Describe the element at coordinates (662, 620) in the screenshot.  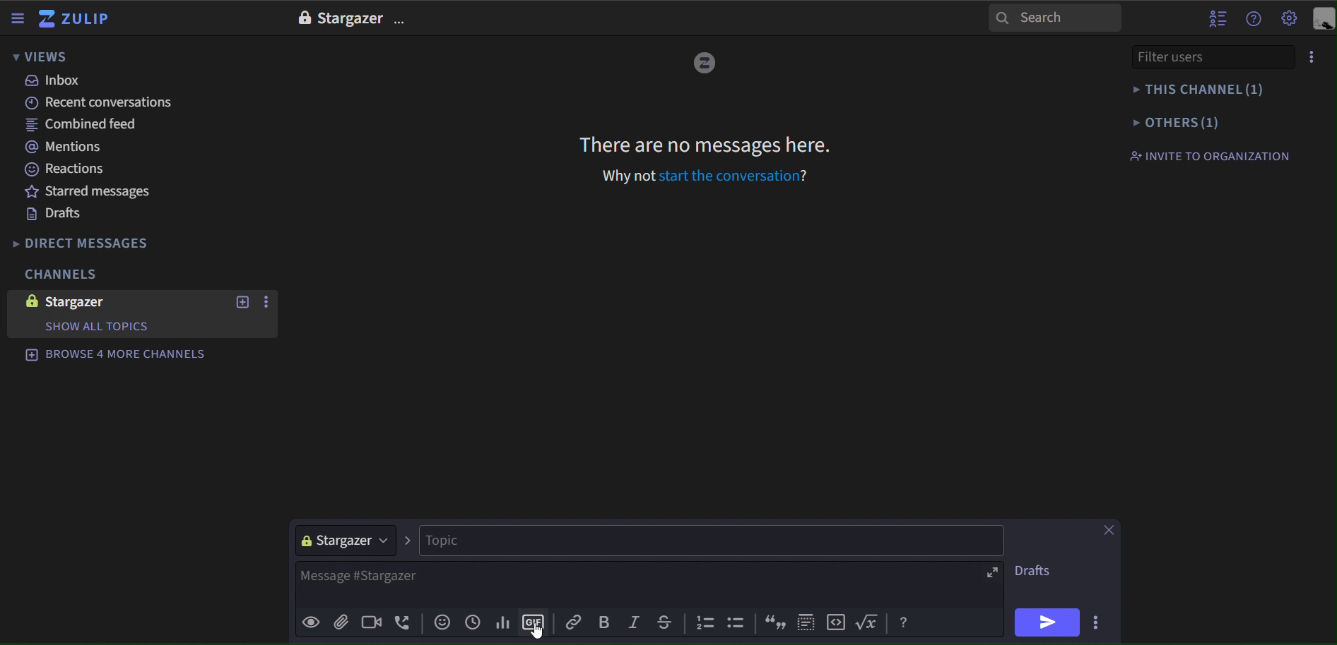
I see `strike through` at that location.